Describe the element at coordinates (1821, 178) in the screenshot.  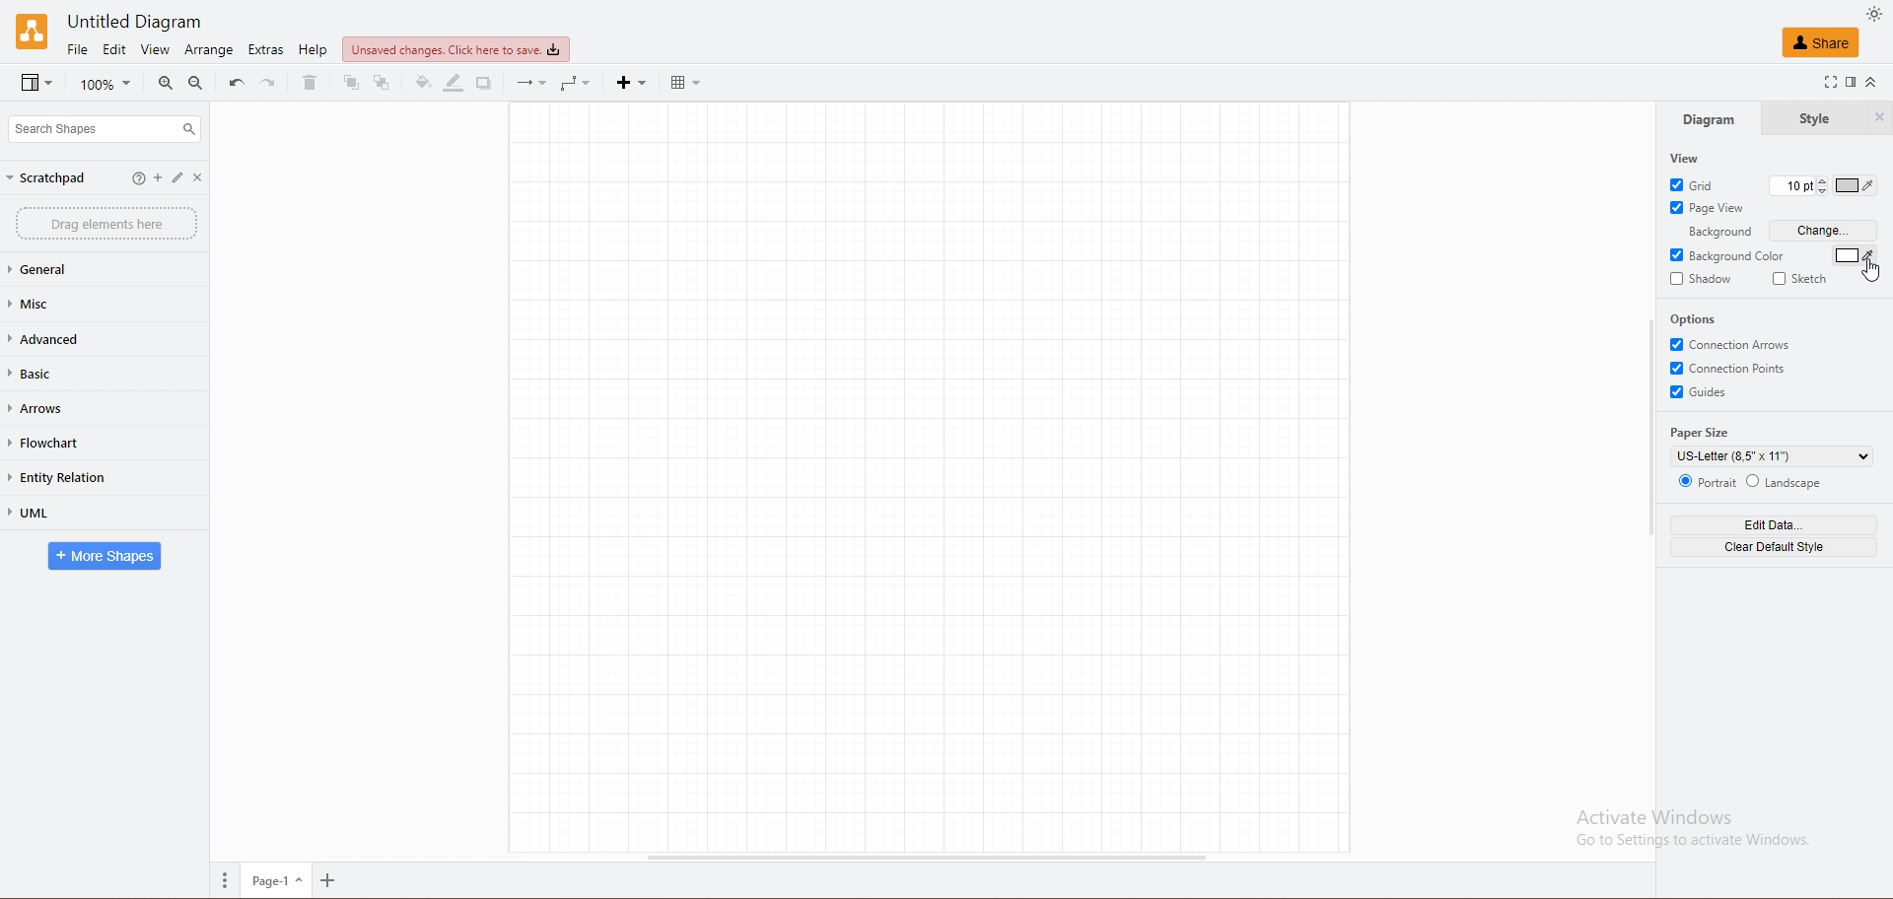
I see `increase grid value` at that location.